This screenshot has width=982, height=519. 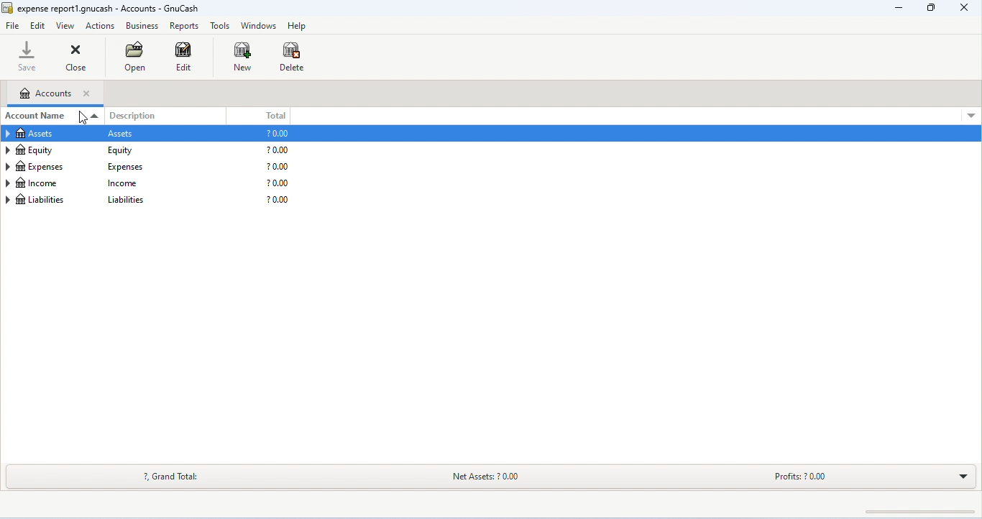 What do you see at coordinates (971, 114) in the screenshot?
I see `down` at bounding box center [971, 114].